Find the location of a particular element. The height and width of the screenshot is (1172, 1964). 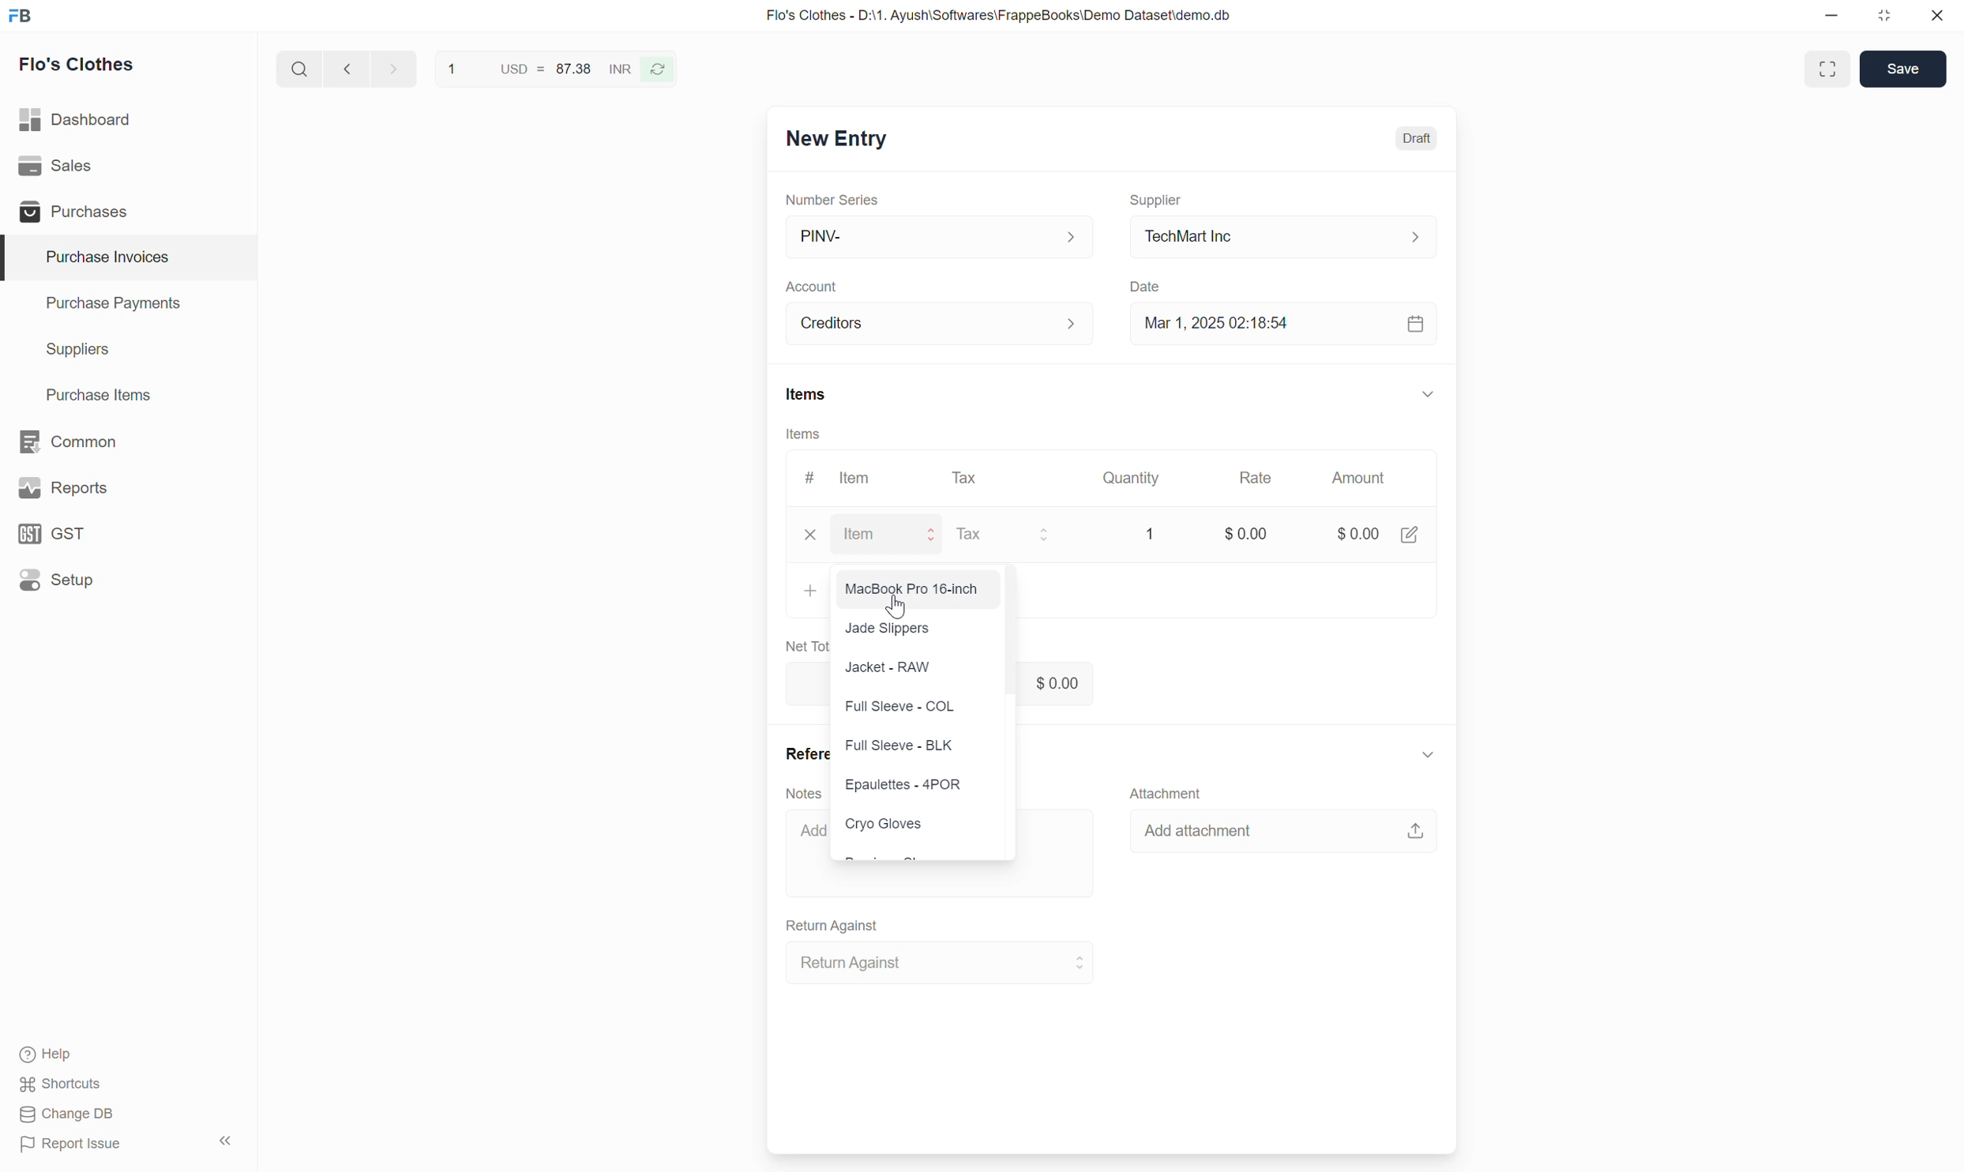

Supplier is located at coordinates (1156, 201).